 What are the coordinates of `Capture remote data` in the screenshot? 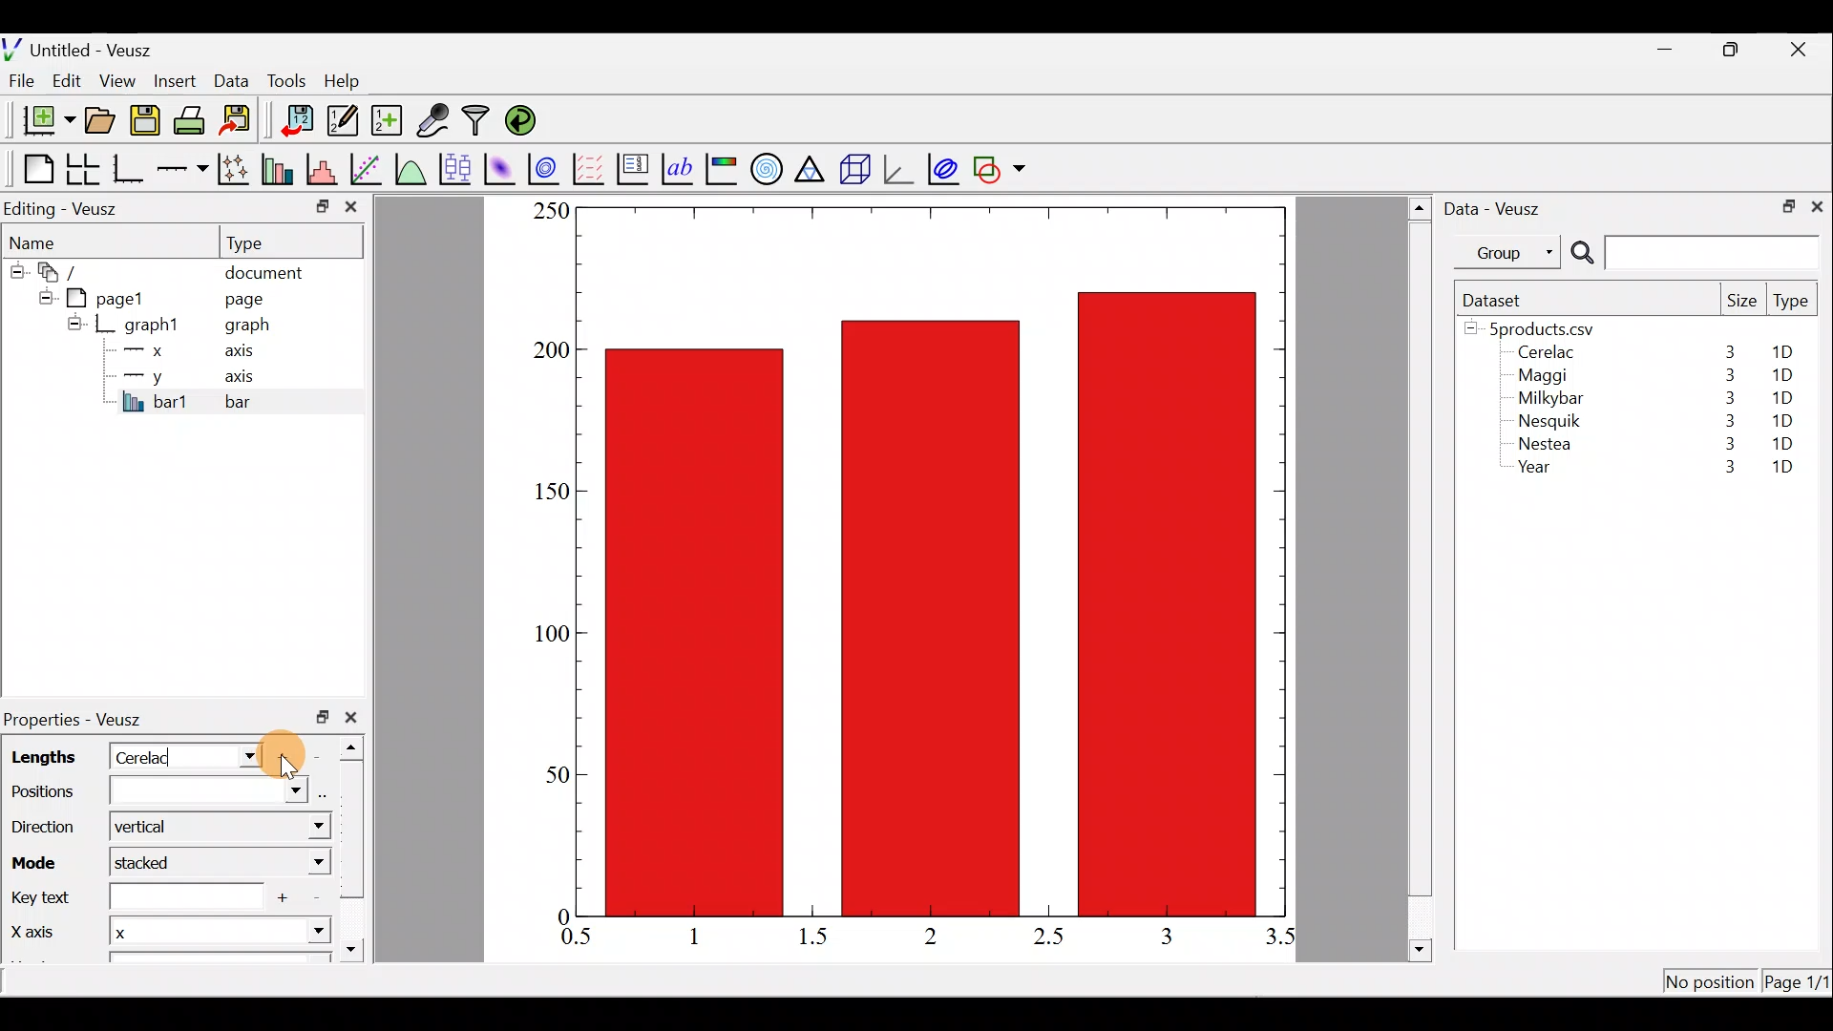 It's located at (434, 121).